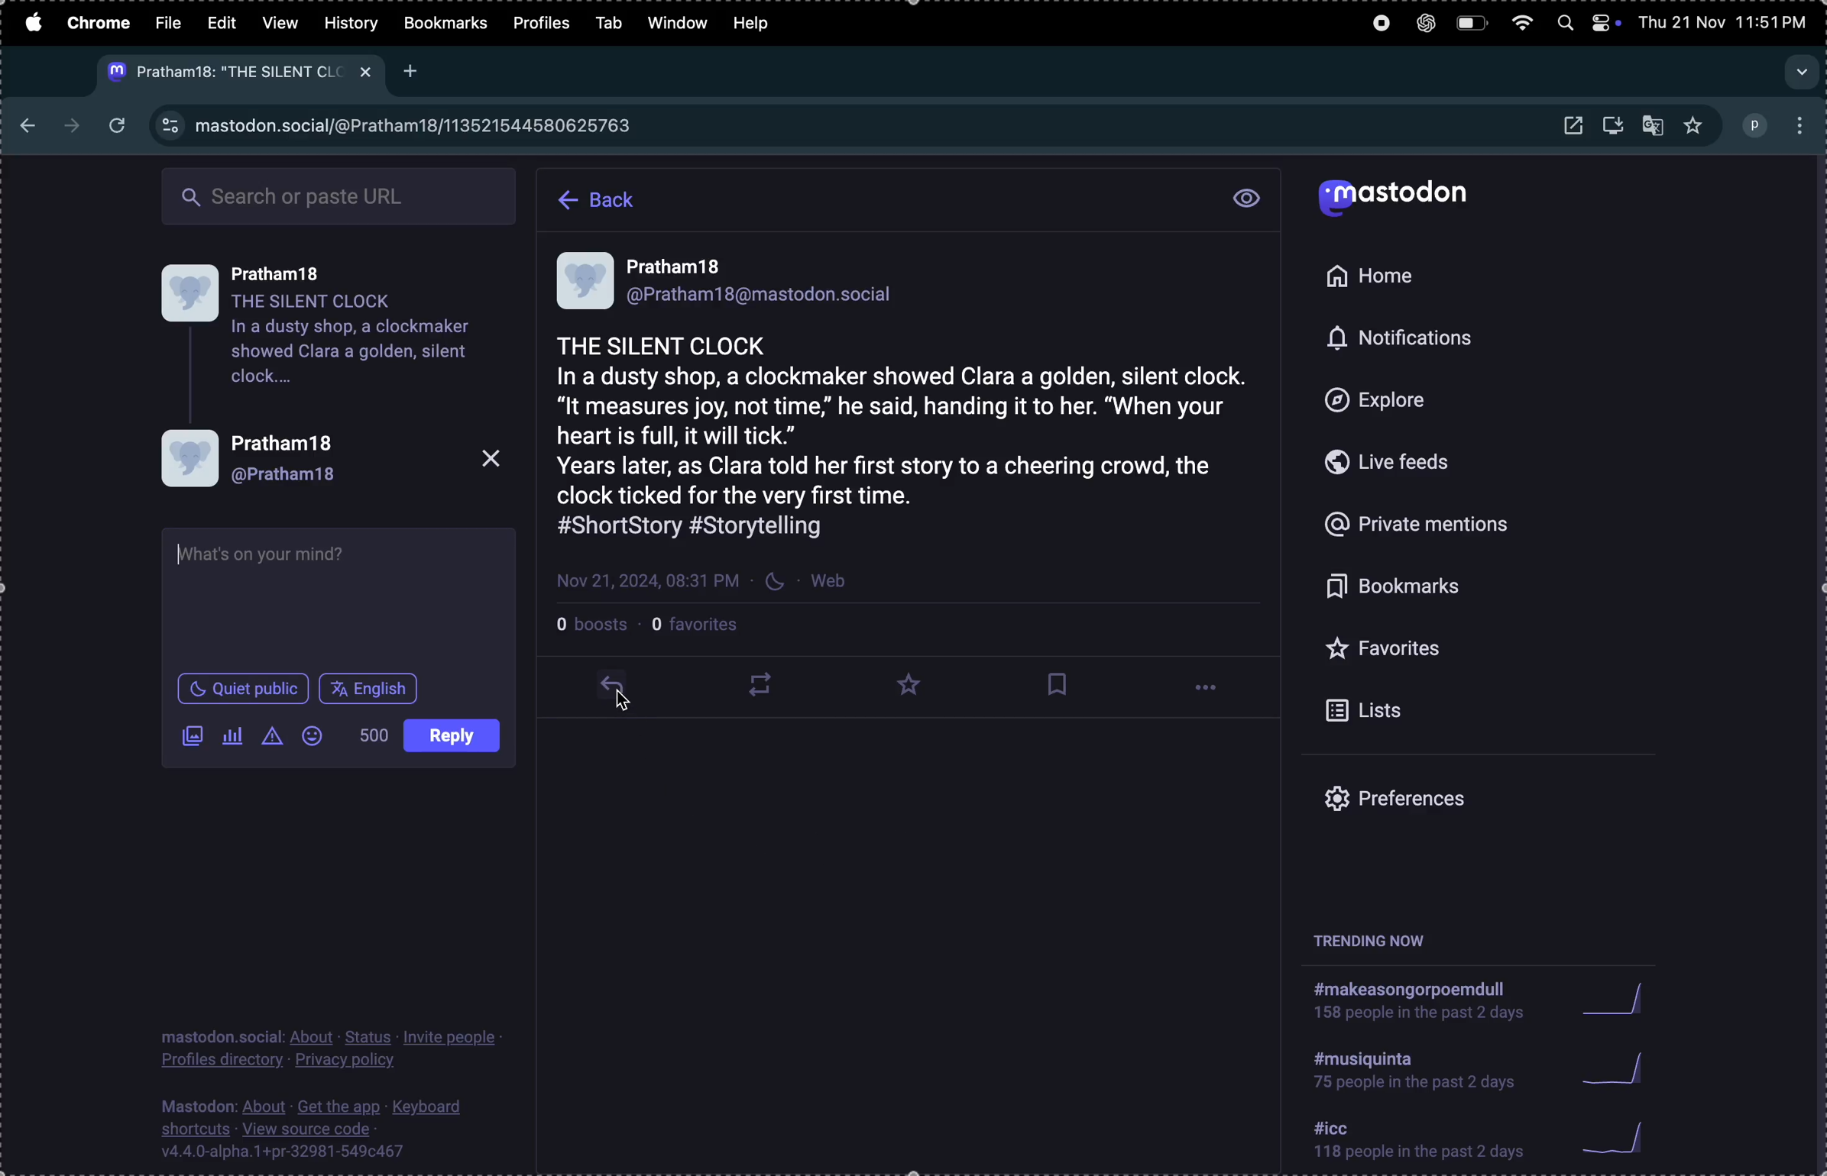 The height and width of the screenshot is (1176, 1827). Describe the element at coordinates (1211, 691) in the screenshot. I see `options` at that location.